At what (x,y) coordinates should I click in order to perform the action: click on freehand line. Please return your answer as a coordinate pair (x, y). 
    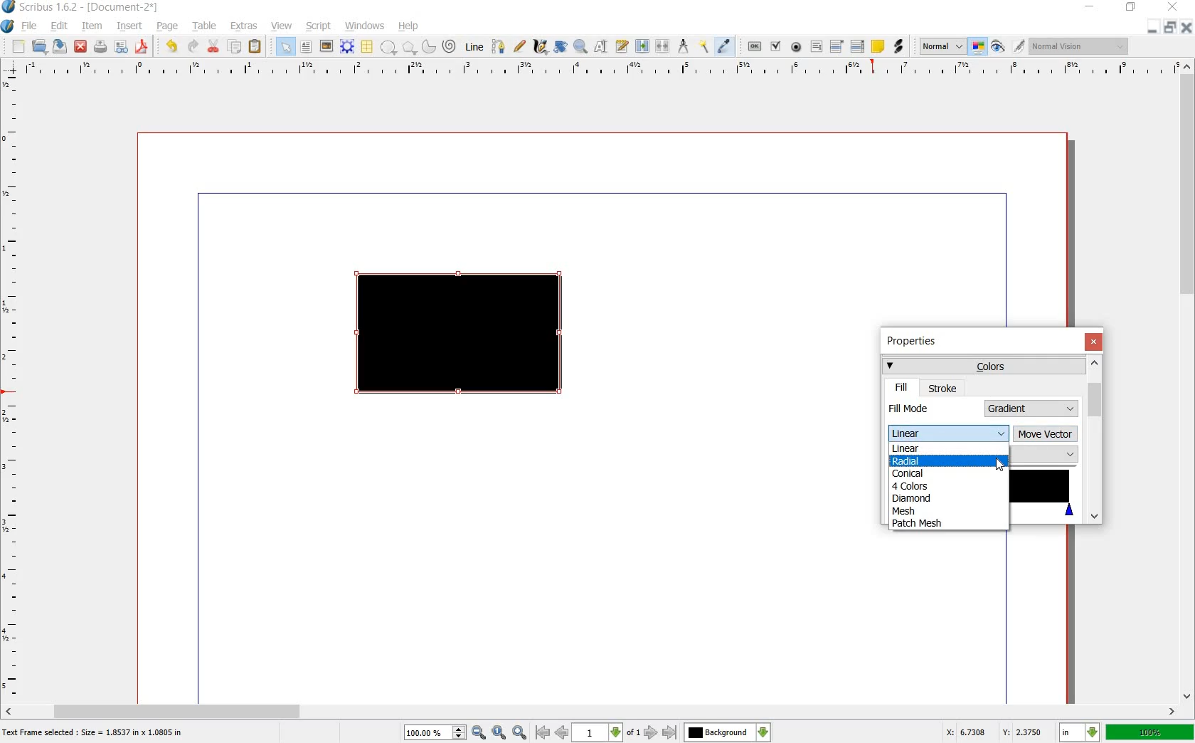
    Looking at the image, I should click on (519, 46).